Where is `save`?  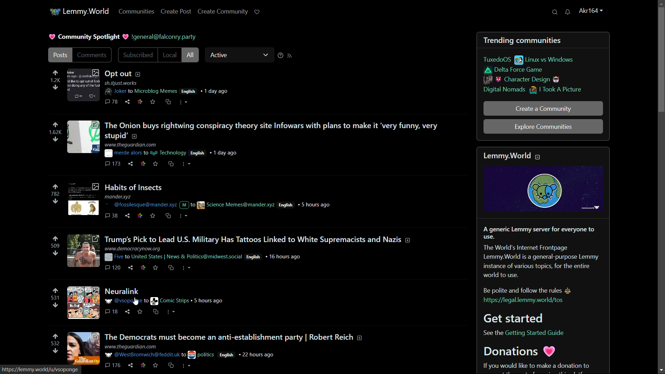 save is located at coordinates (157, 366).